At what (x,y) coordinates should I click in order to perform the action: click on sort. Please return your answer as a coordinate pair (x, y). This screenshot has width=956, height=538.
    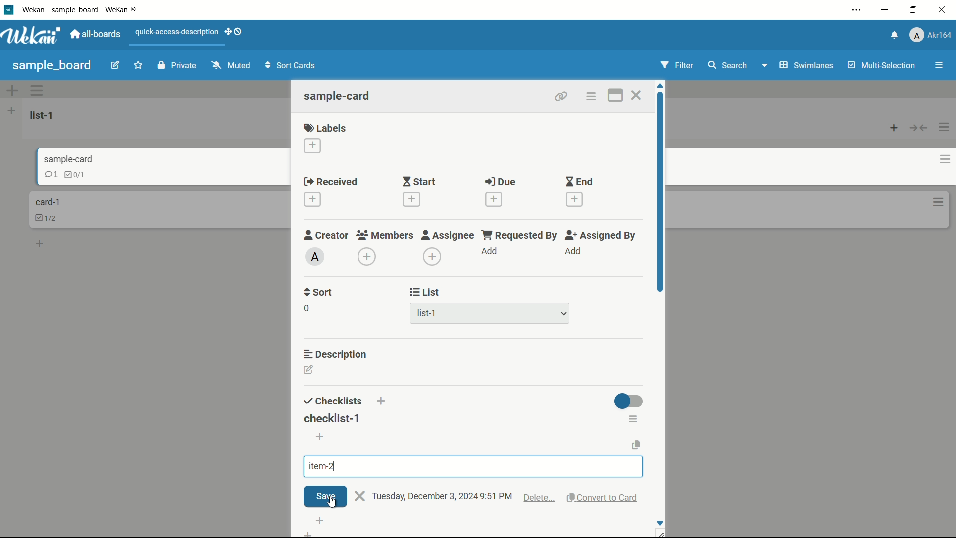
    Looking at the image, I should click on (319, 293).